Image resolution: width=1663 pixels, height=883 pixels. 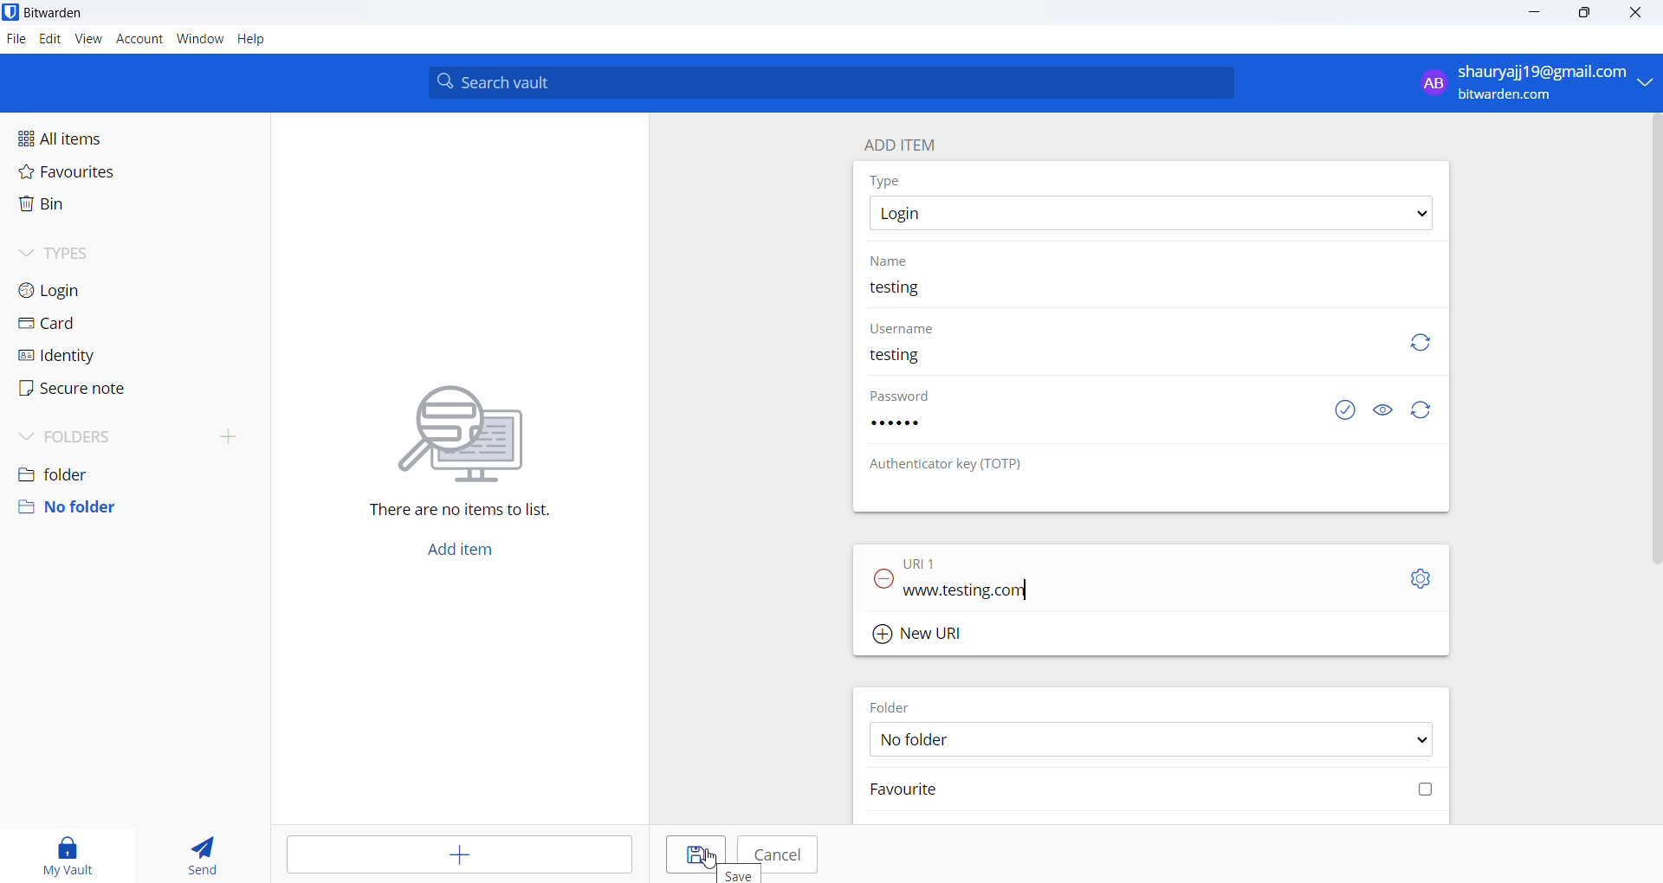 What do you see at coordinates (903, 329) in the screenshot?
I see `username heading` at bounding box center [903, 329].